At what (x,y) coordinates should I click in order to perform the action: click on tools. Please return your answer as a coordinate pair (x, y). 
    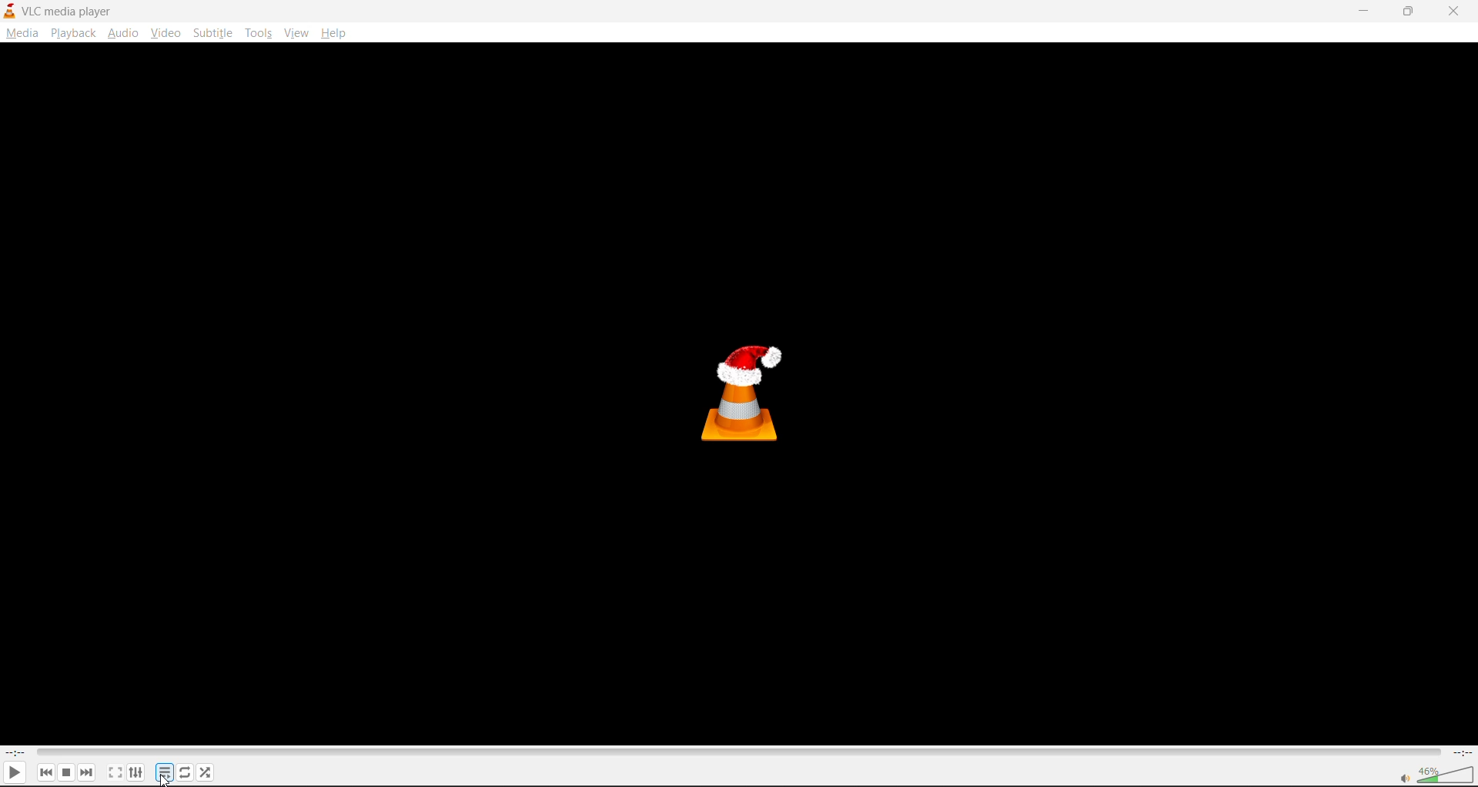
    Looking at the image, I should click on (262, 33).